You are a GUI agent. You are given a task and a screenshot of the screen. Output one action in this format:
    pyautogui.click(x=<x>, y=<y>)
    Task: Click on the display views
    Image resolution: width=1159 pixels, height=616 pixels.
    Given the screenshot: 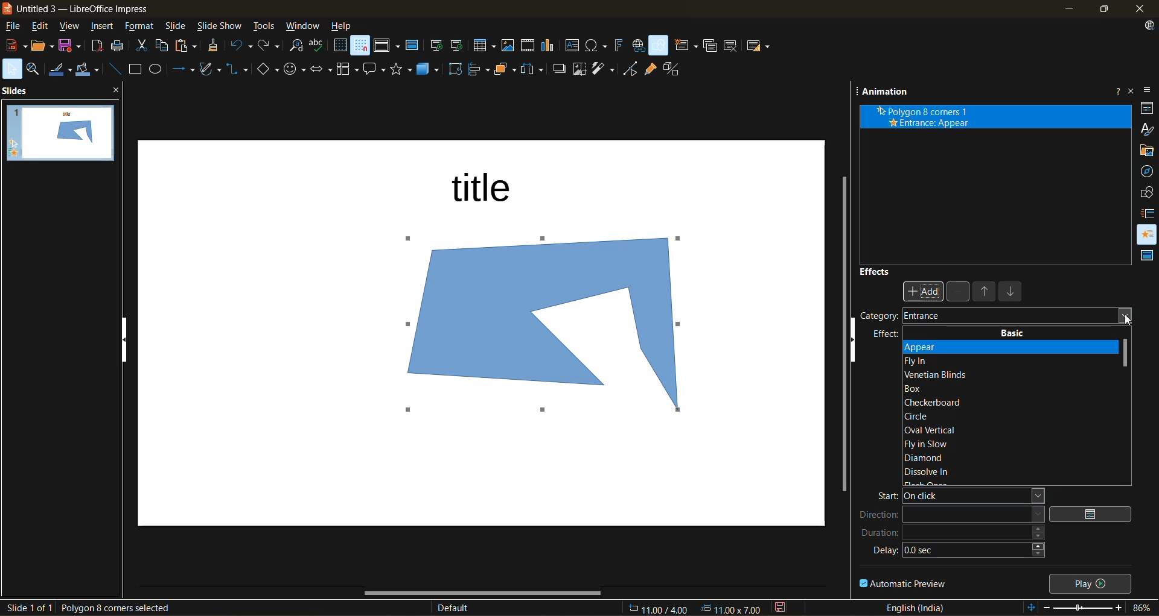 What is the action you would take?
    pyautogui.click(x=386, y=47)
    